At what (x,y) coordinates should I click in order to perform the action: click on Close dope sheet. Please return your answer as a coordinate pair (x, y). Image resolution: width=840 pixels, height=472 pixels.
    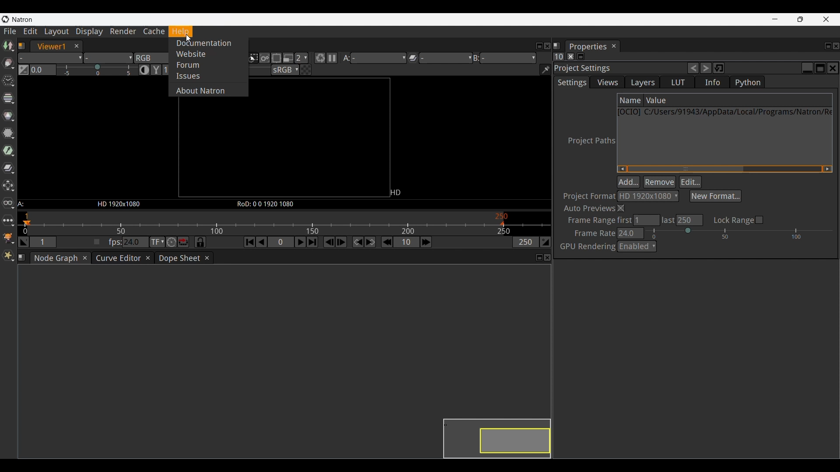
    Looking at the image, I should click on (206, 258).